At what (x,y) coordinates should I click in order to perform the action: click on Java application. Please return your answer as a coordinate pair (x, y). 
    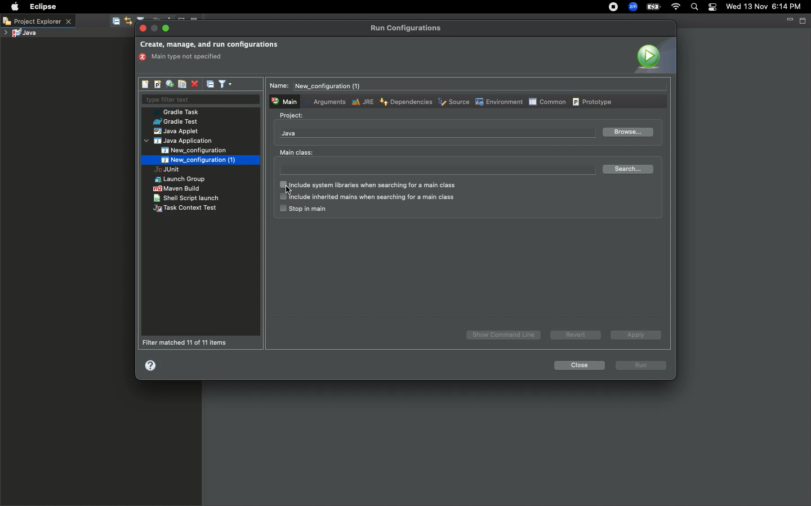
    Looking at the image, I should click on (180, 141).